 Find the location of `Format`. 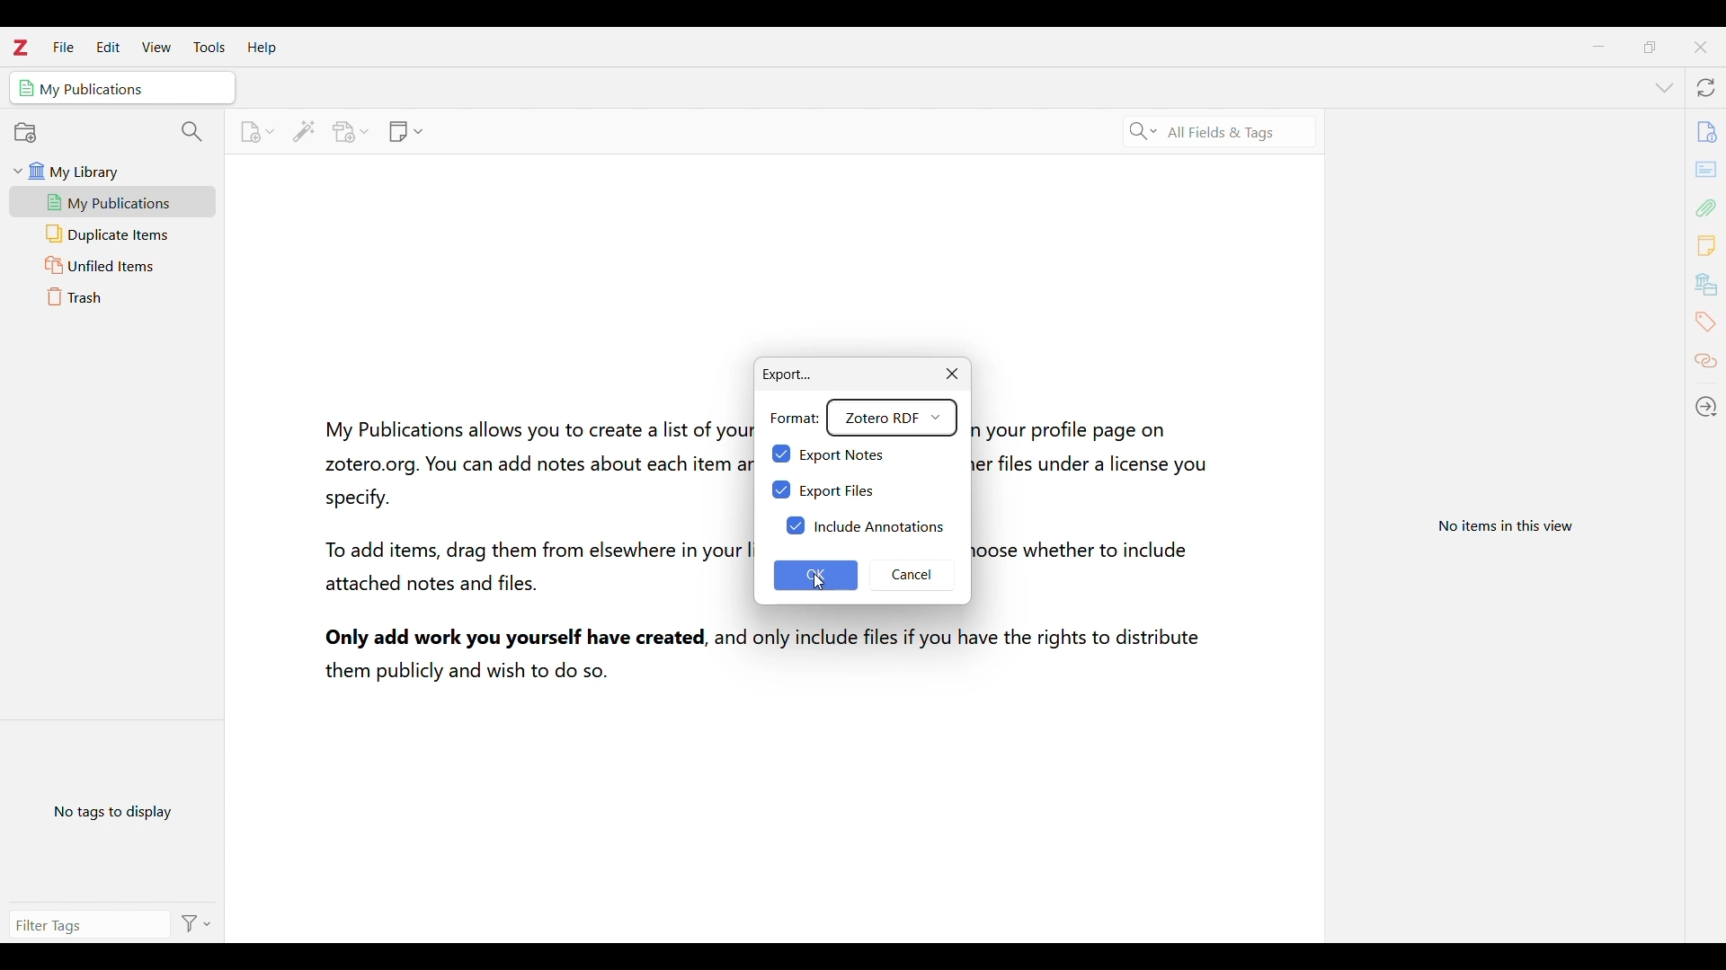

Format is located at coordinates (794, 415).